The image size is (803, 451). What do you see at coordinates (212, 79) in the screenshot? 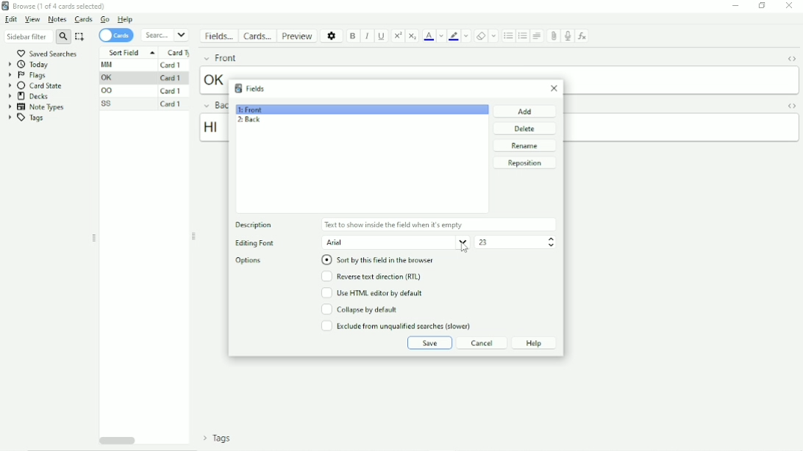
I see `ok` at bounding box center [212, 79].